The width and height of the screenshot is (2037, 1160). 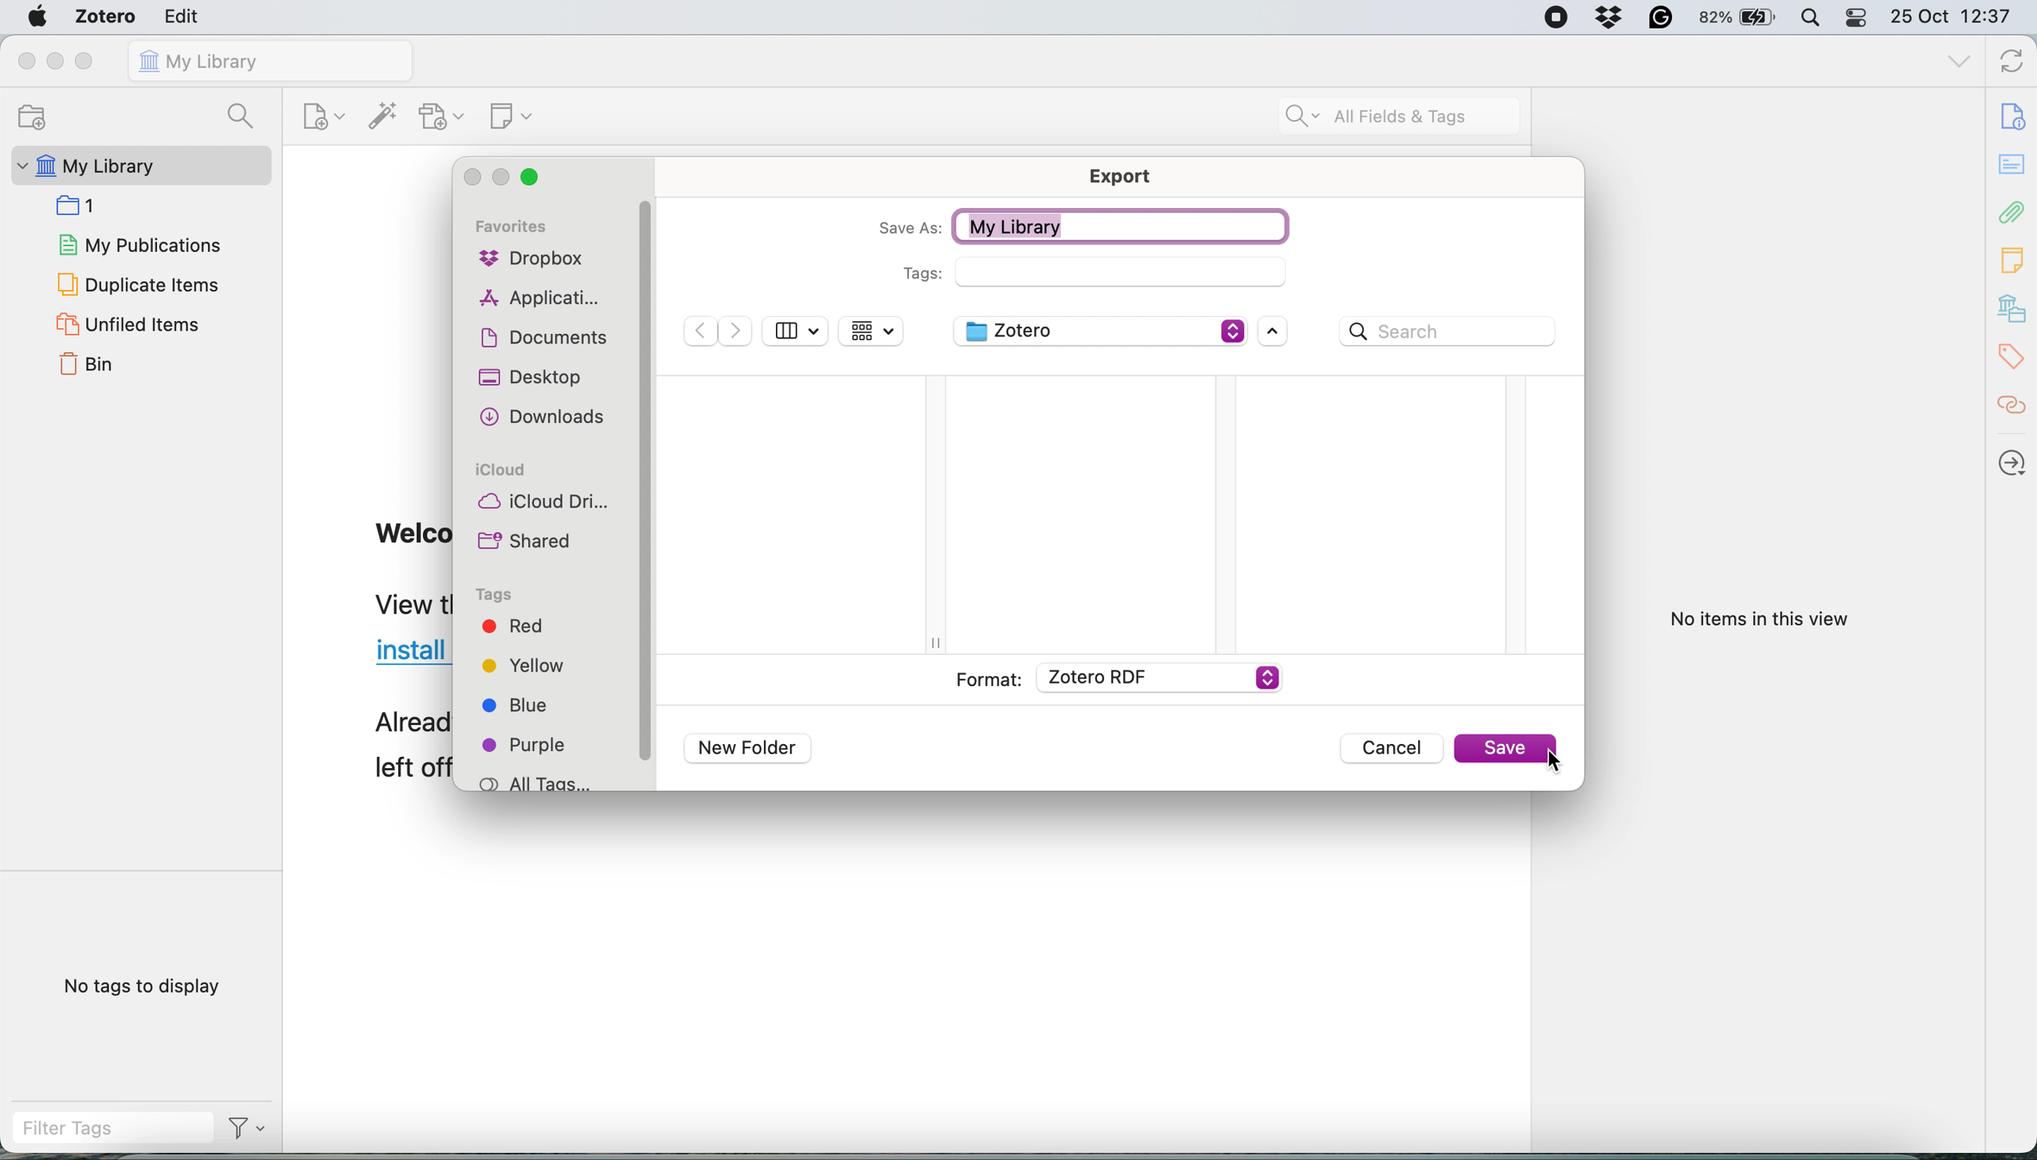 What do you see at coordinates (137, 245) in the screenshot?
I see `my publications` at bounding box center [137, 245].